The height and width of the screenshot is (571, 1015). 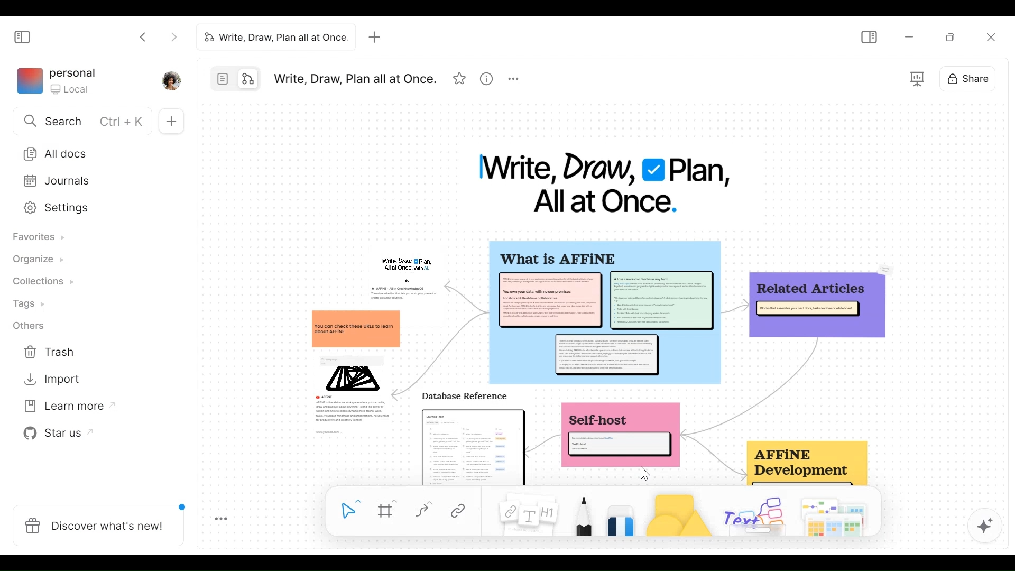 What do you see at coordinates (385, 509) in the screenshot?
I see `Frame` at bounding box center [385, 509].